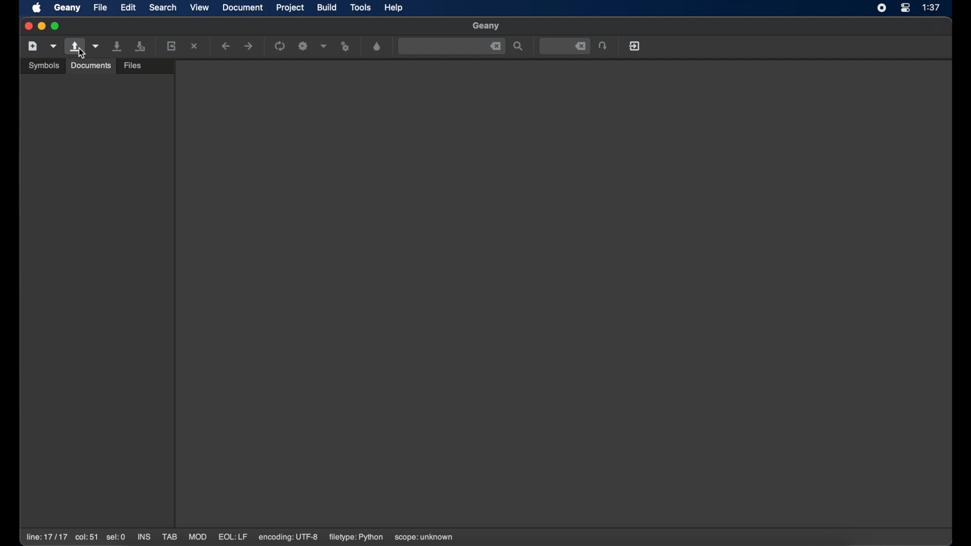 This screenshot has width=971, height=546. Describe the element at coordinates (361, 8) in the screenshot. I see `tools` at that location.